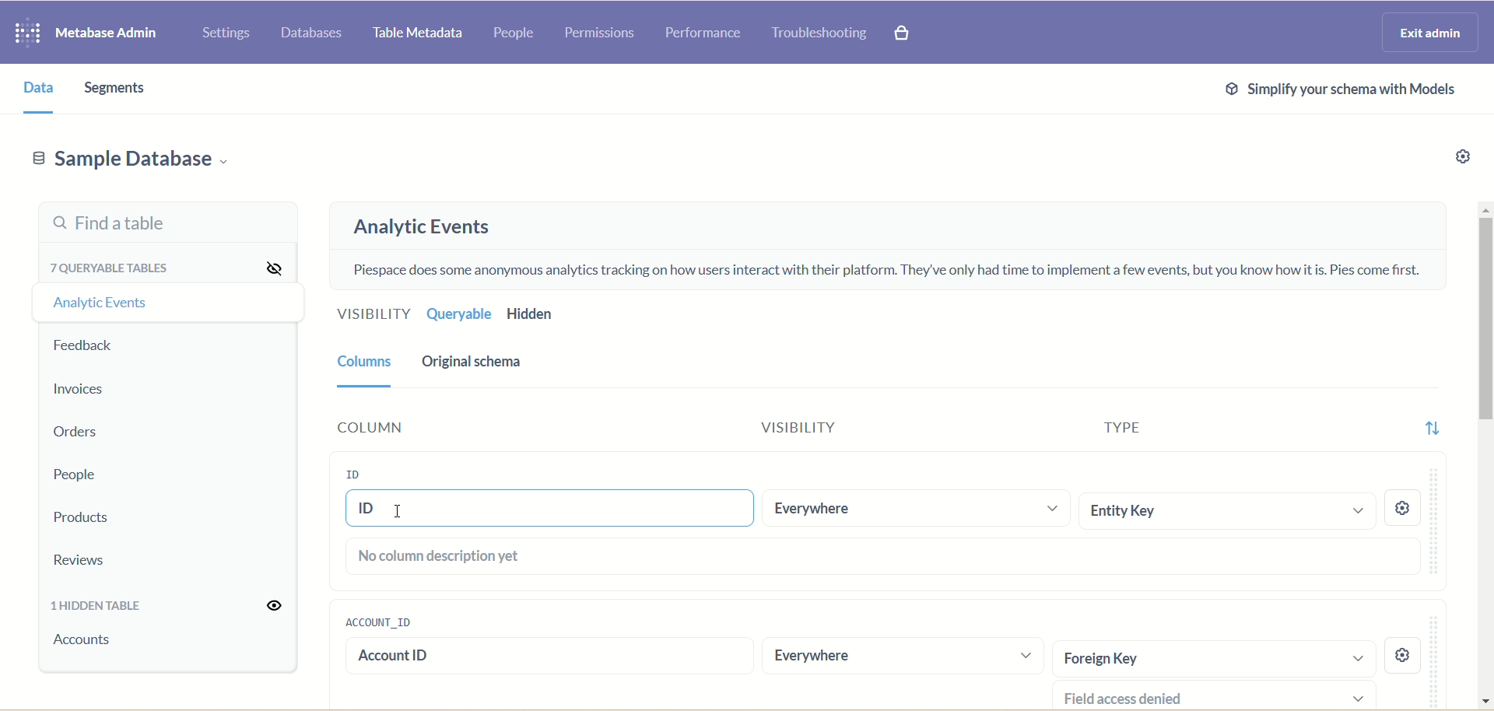  Describe the element at coordinates (1467, 154) in the screenshot. I see `Settings` at that location.